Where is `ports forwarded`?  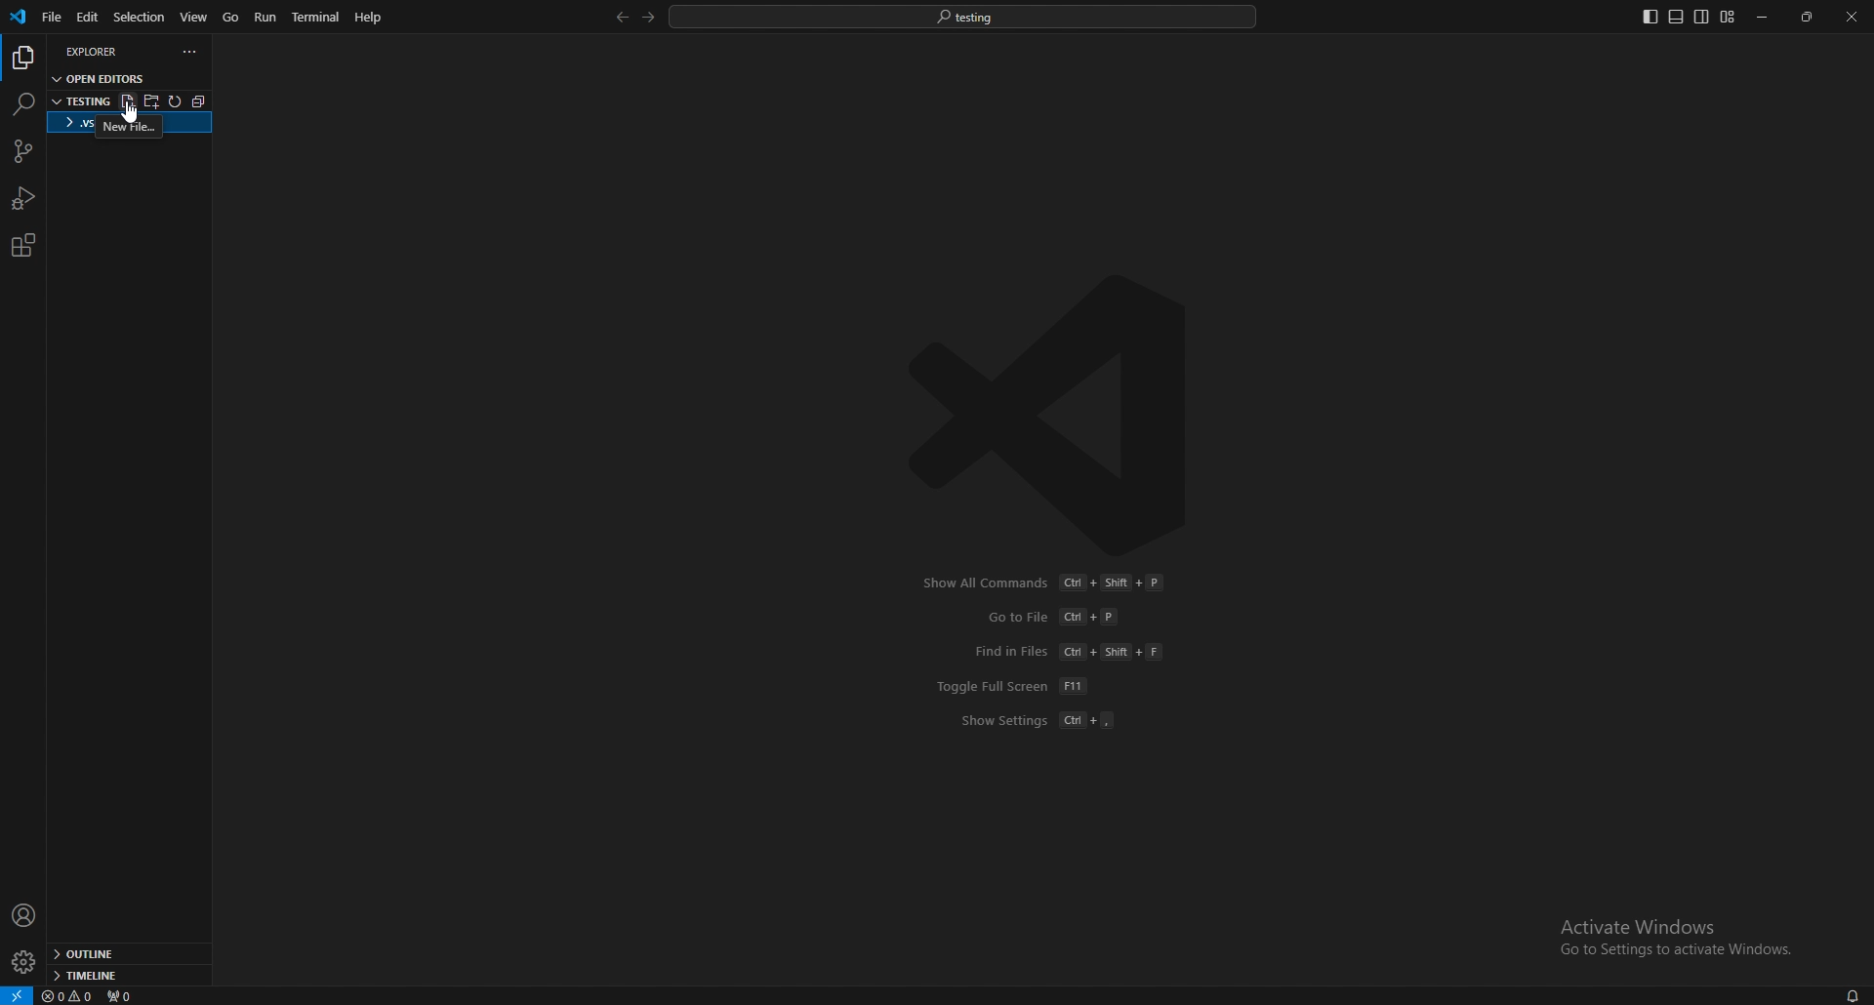 ports forwarded is located at coordinates (128, 996).